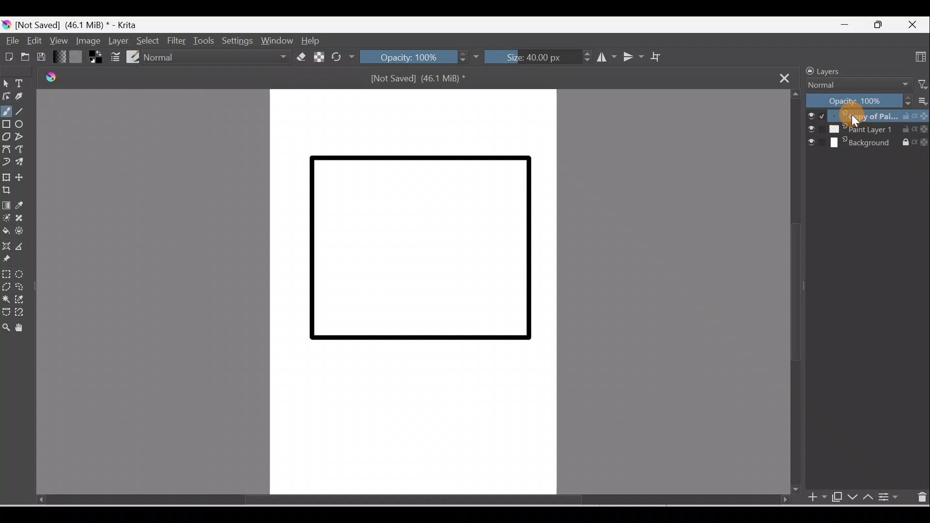  What do you see at coordinates (410, 292) in the screenshot?
I see `Canvas` at bounding box center [410, 292].